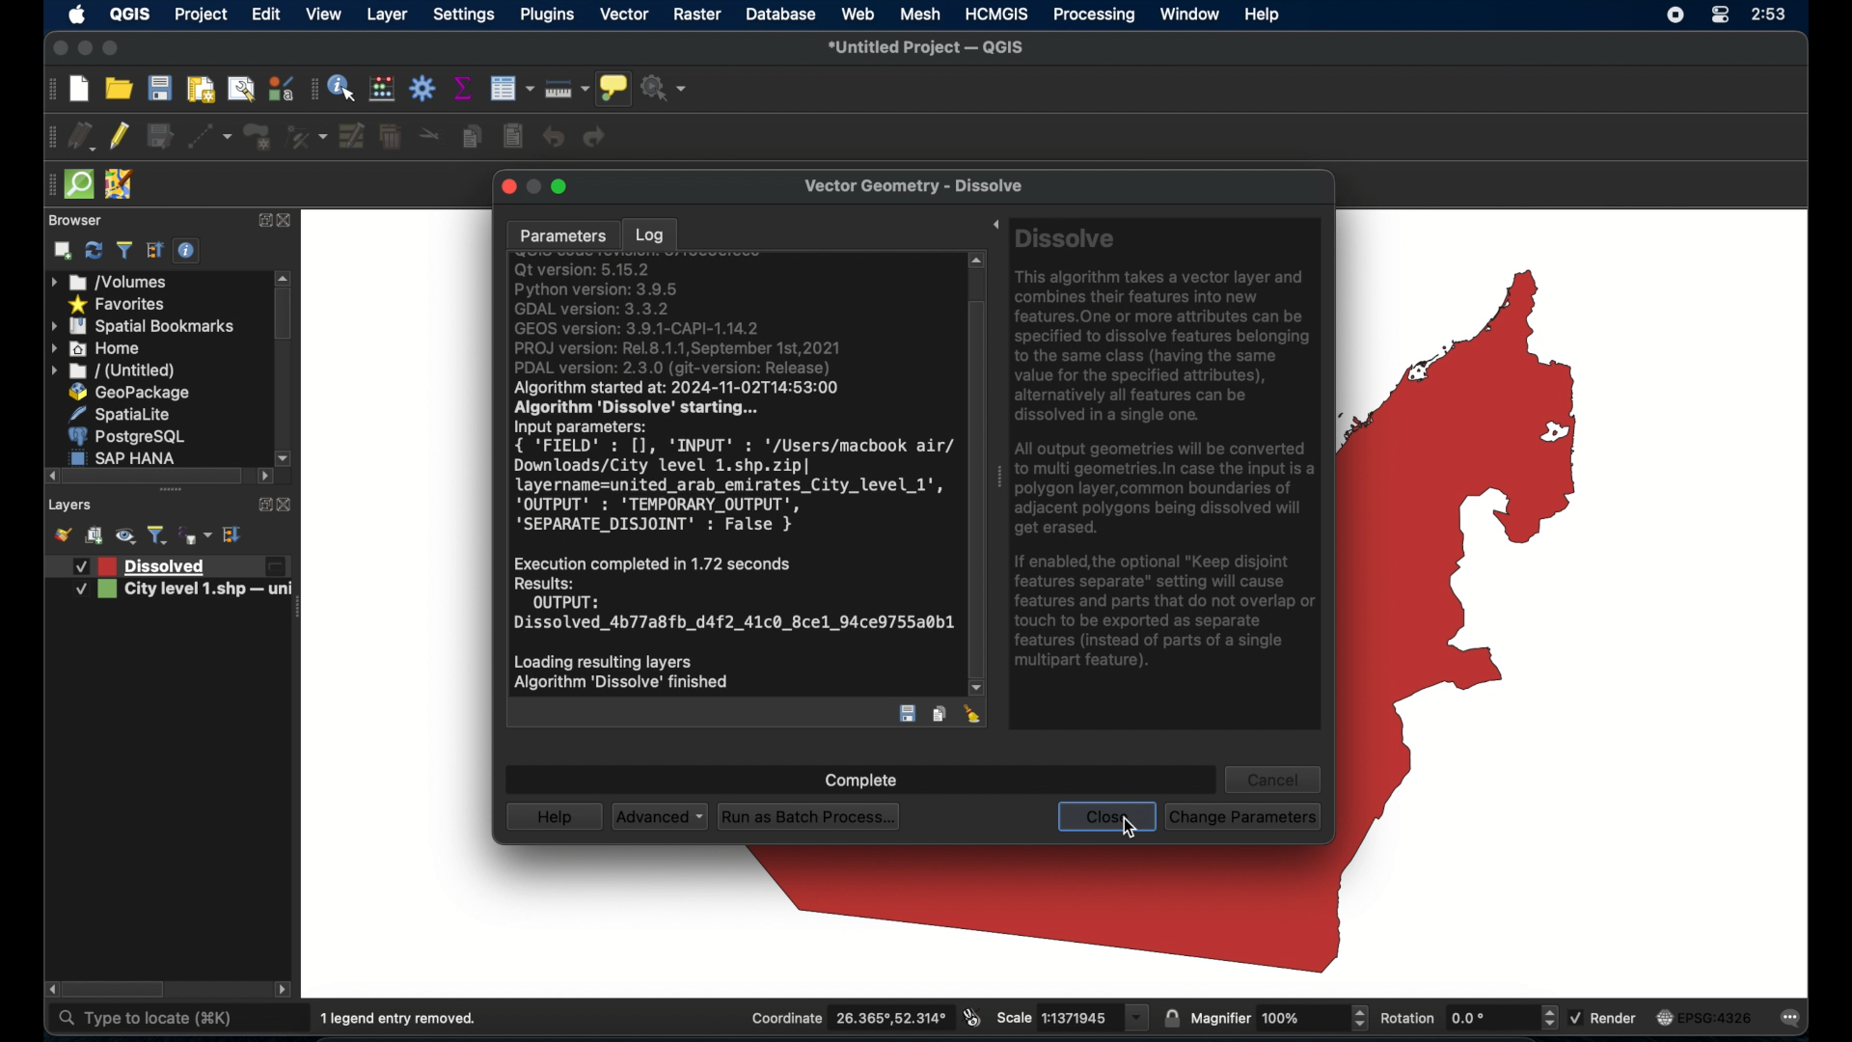 This screenshot has width=1852, height=1042. I want to click on layers, so click(70, 505).